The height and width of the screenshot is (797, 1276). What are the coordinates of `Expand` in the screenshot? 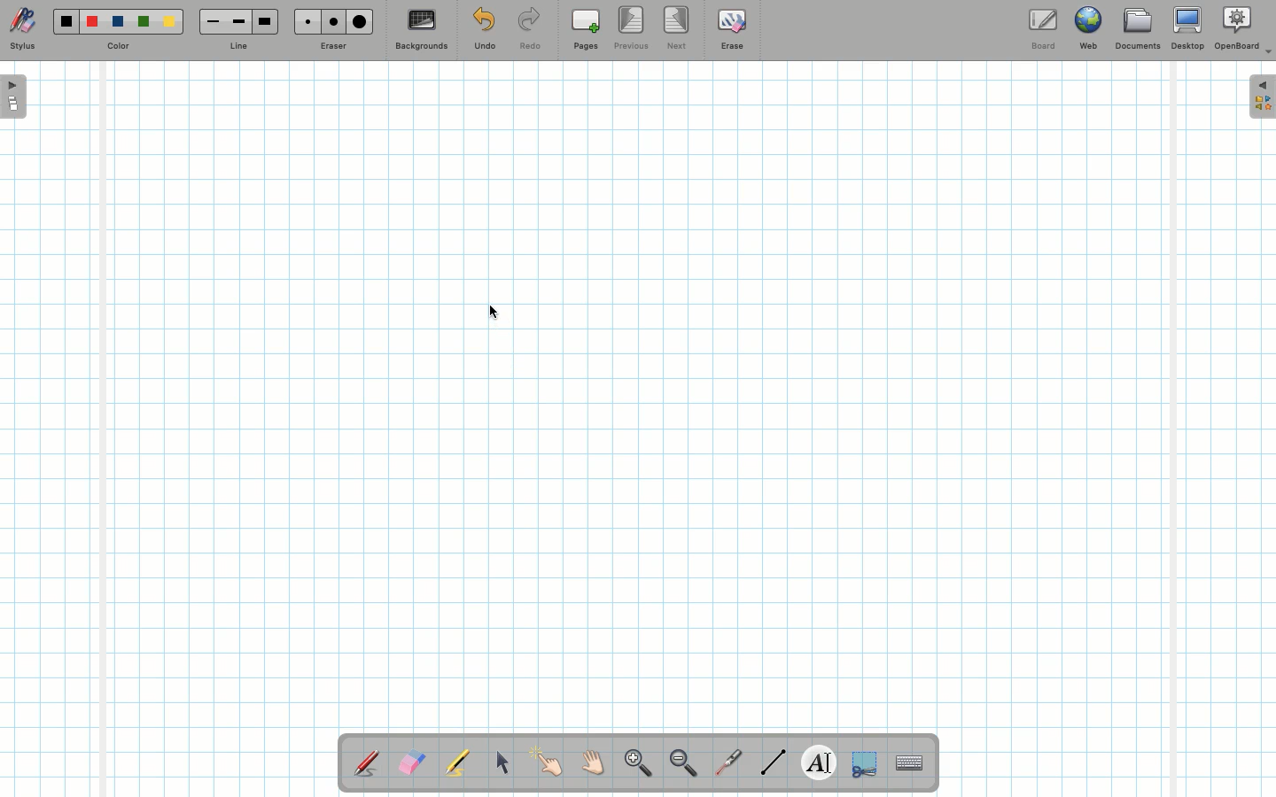 It's located at (1262, 97).